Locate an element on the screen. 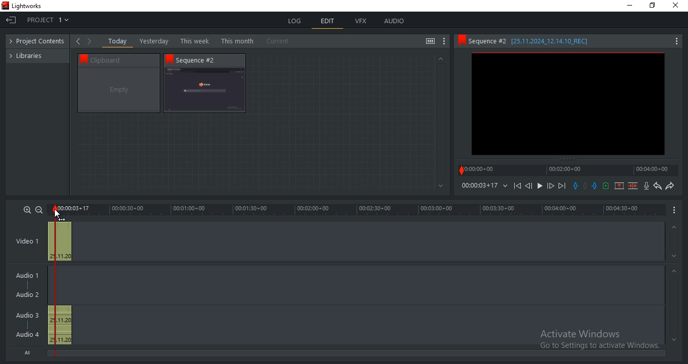 The image size is (688, 364). Play is located at coordinates (540, 186).